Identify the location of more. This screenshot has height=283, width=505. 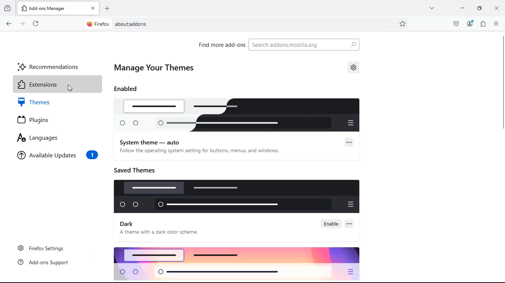
(350, 223).